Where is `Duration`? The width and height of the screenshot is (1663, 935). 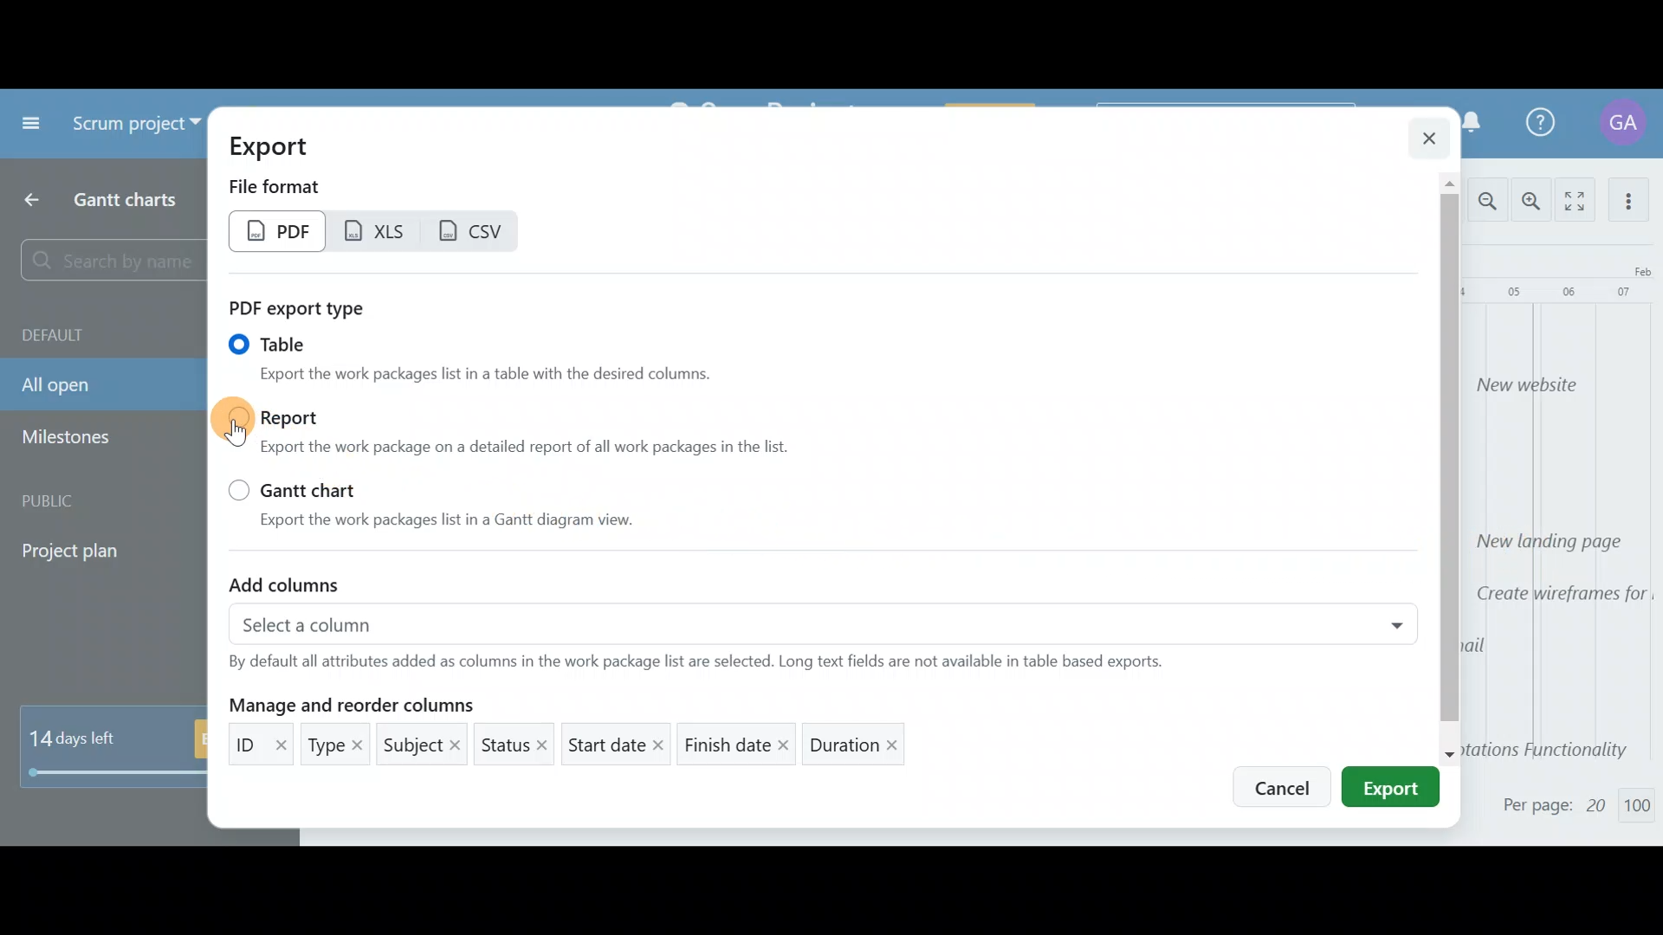 Duration is located at coordinates (854, 740).